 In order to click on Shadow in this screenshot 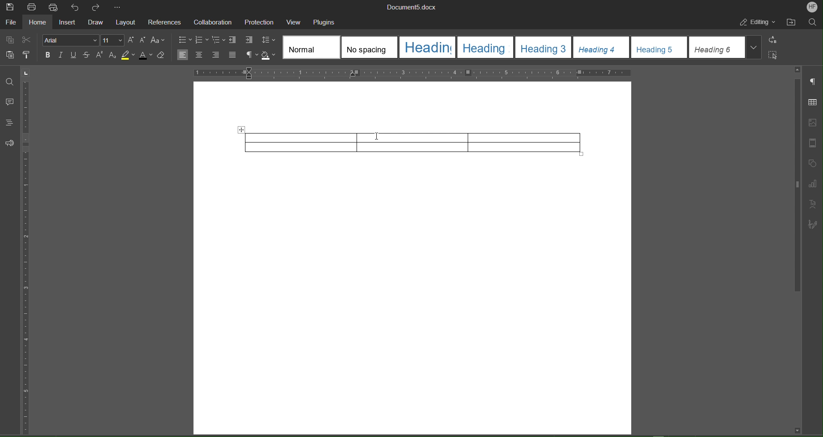, I will do `click(270, 55)`.